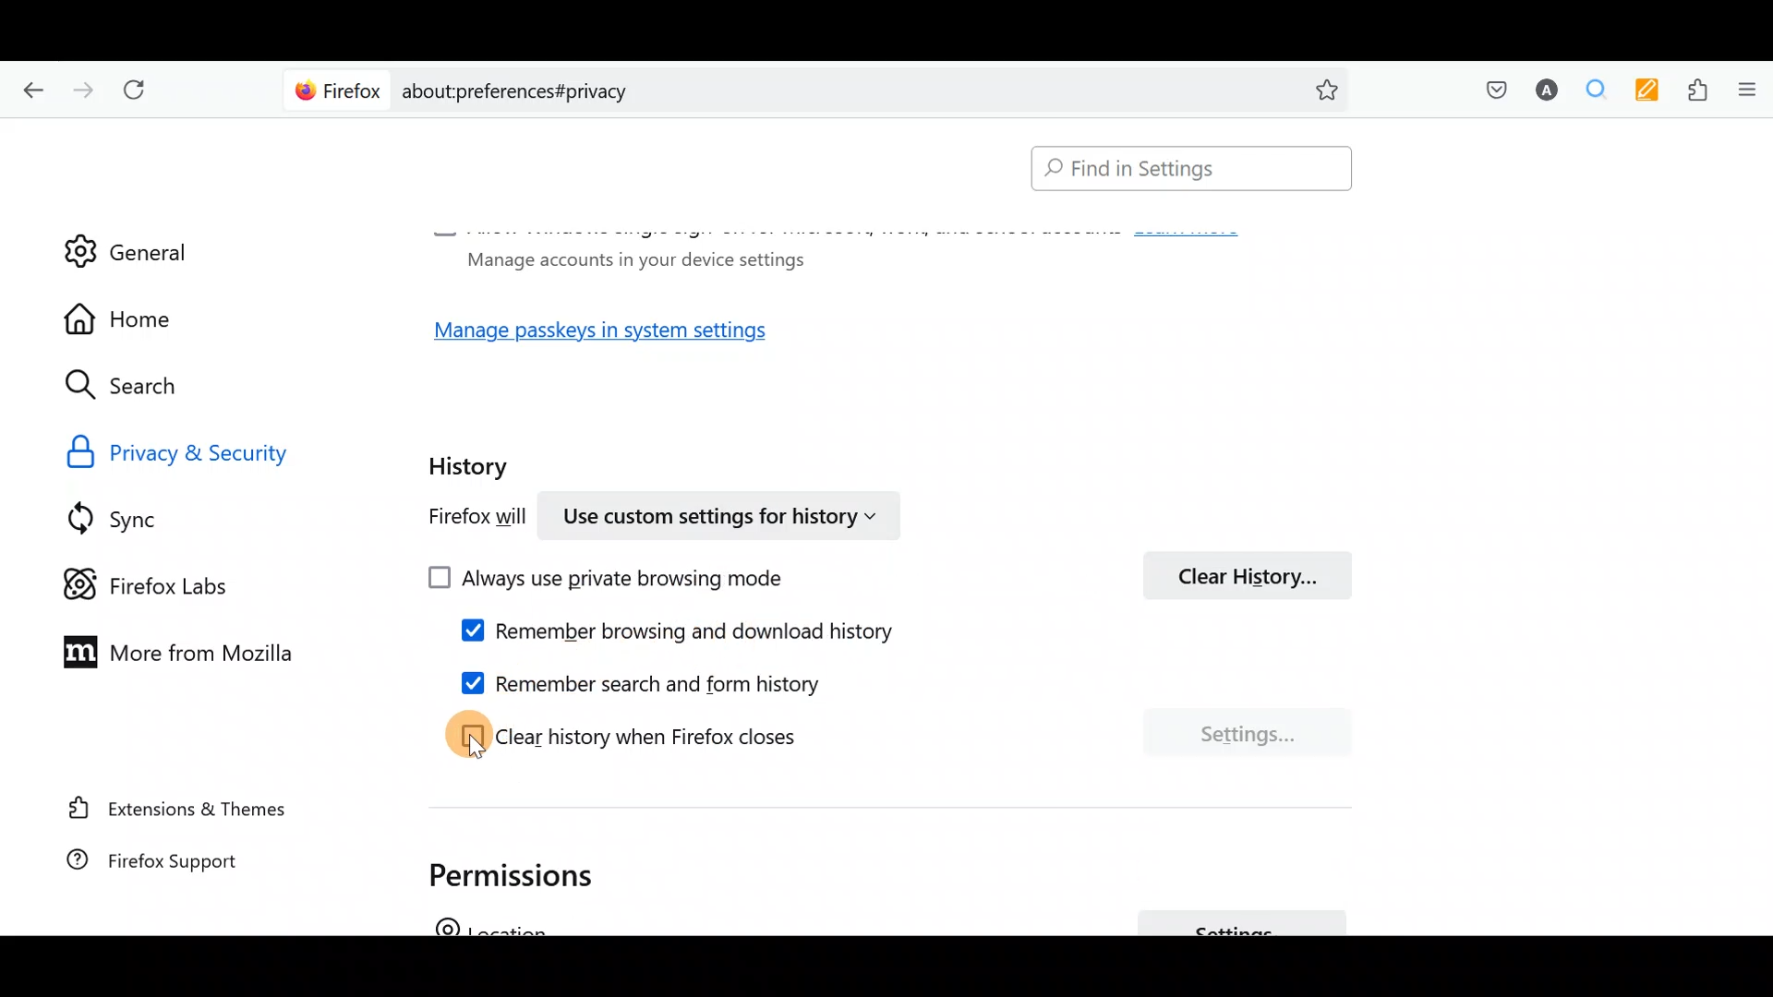 This screenshot has width=1773, height=997. What do you see at coordinates (1693, 90) in the screenshot?
I see `Extensions` at bounding box center [1693, 90].